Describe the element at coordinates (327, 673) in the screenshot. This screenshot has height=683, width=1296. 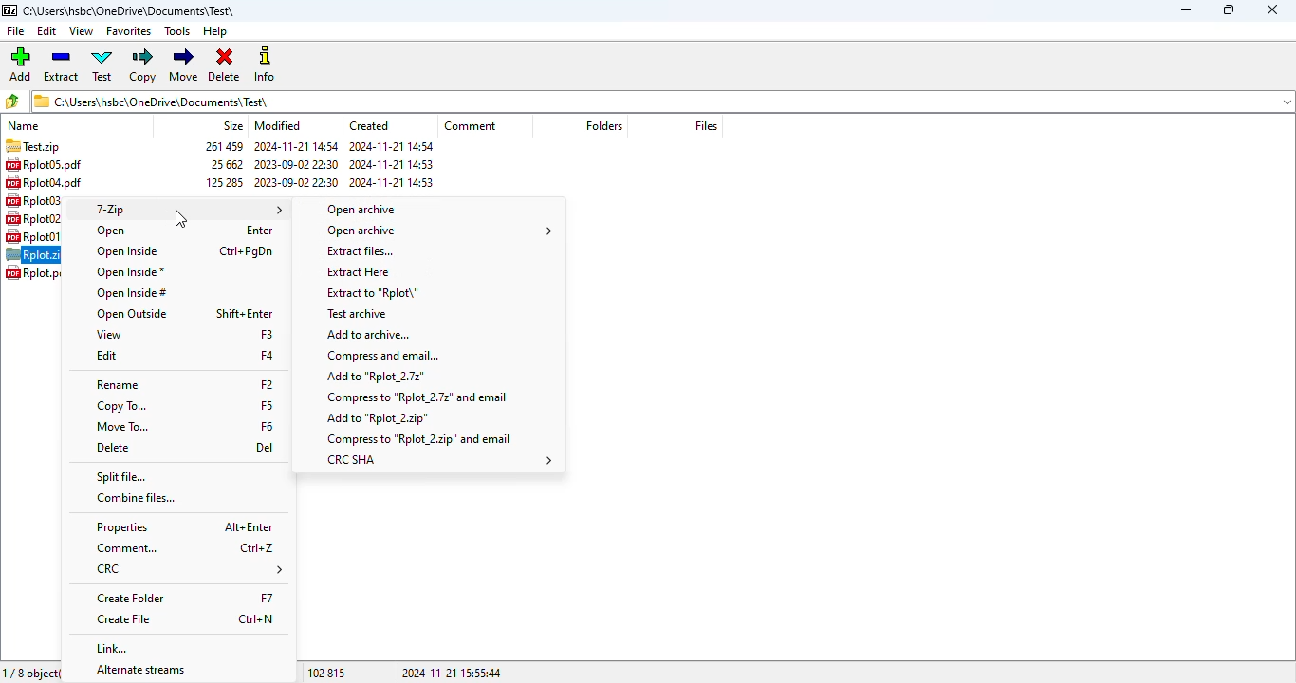
I see `102 815` at that location.